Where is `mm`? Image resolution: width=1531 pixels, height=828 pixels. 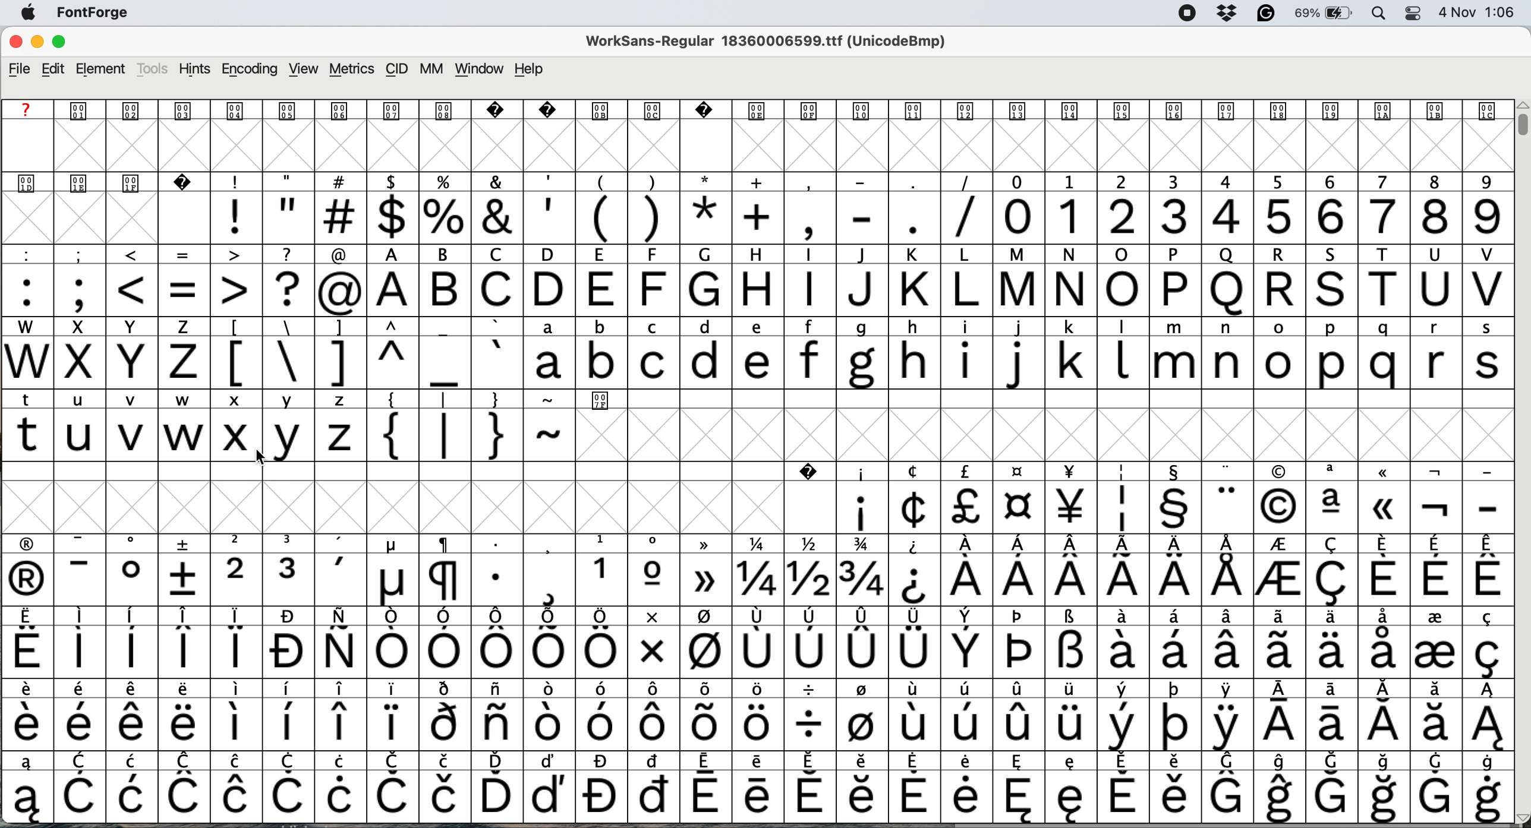 mm is located at coordinates (430, 69).